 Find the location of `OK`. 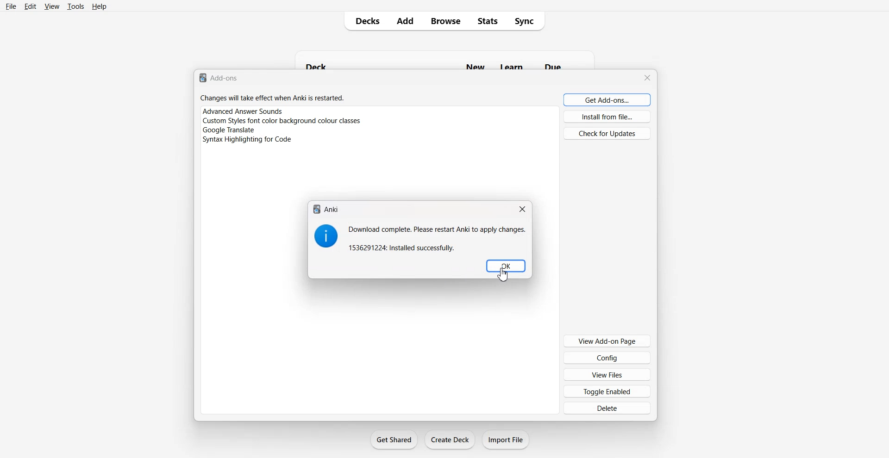

OK is located at coordinates (505, 266).